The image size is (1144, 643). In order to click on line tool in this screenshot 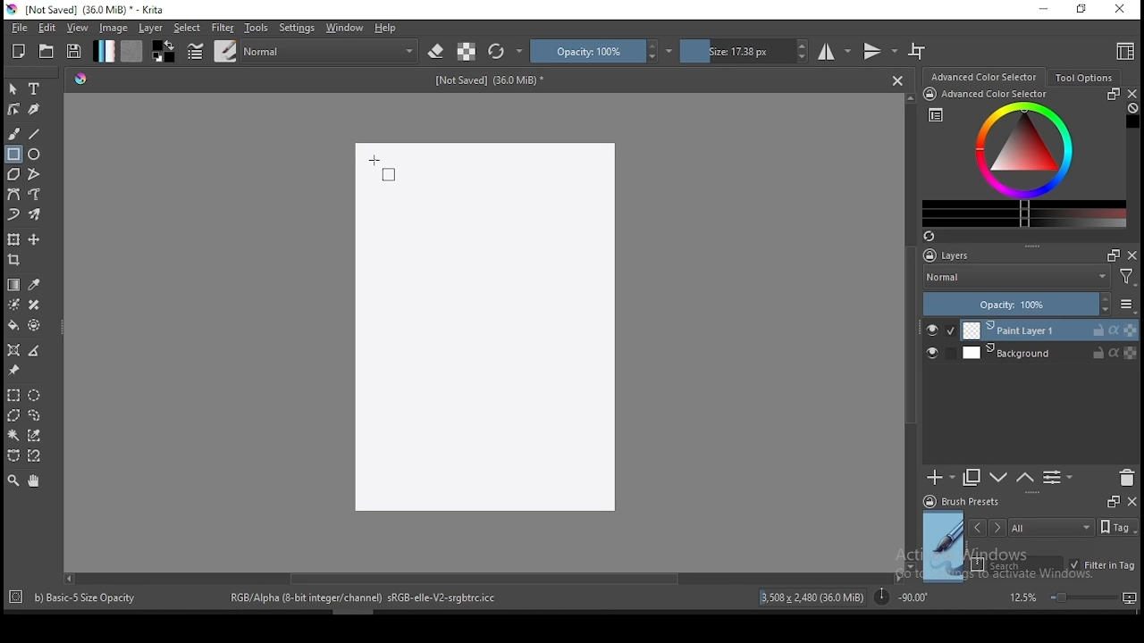, I will do `click(35, 134)`.